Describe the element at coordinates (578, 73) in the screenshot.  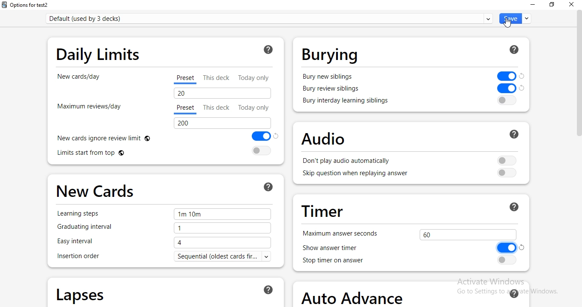
I see `scroll bar` at that location.